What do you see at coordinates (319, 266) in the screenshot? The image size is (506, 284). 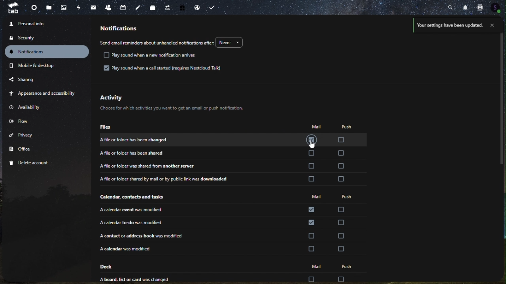 I see `mail` at bounding box center [319, 266].